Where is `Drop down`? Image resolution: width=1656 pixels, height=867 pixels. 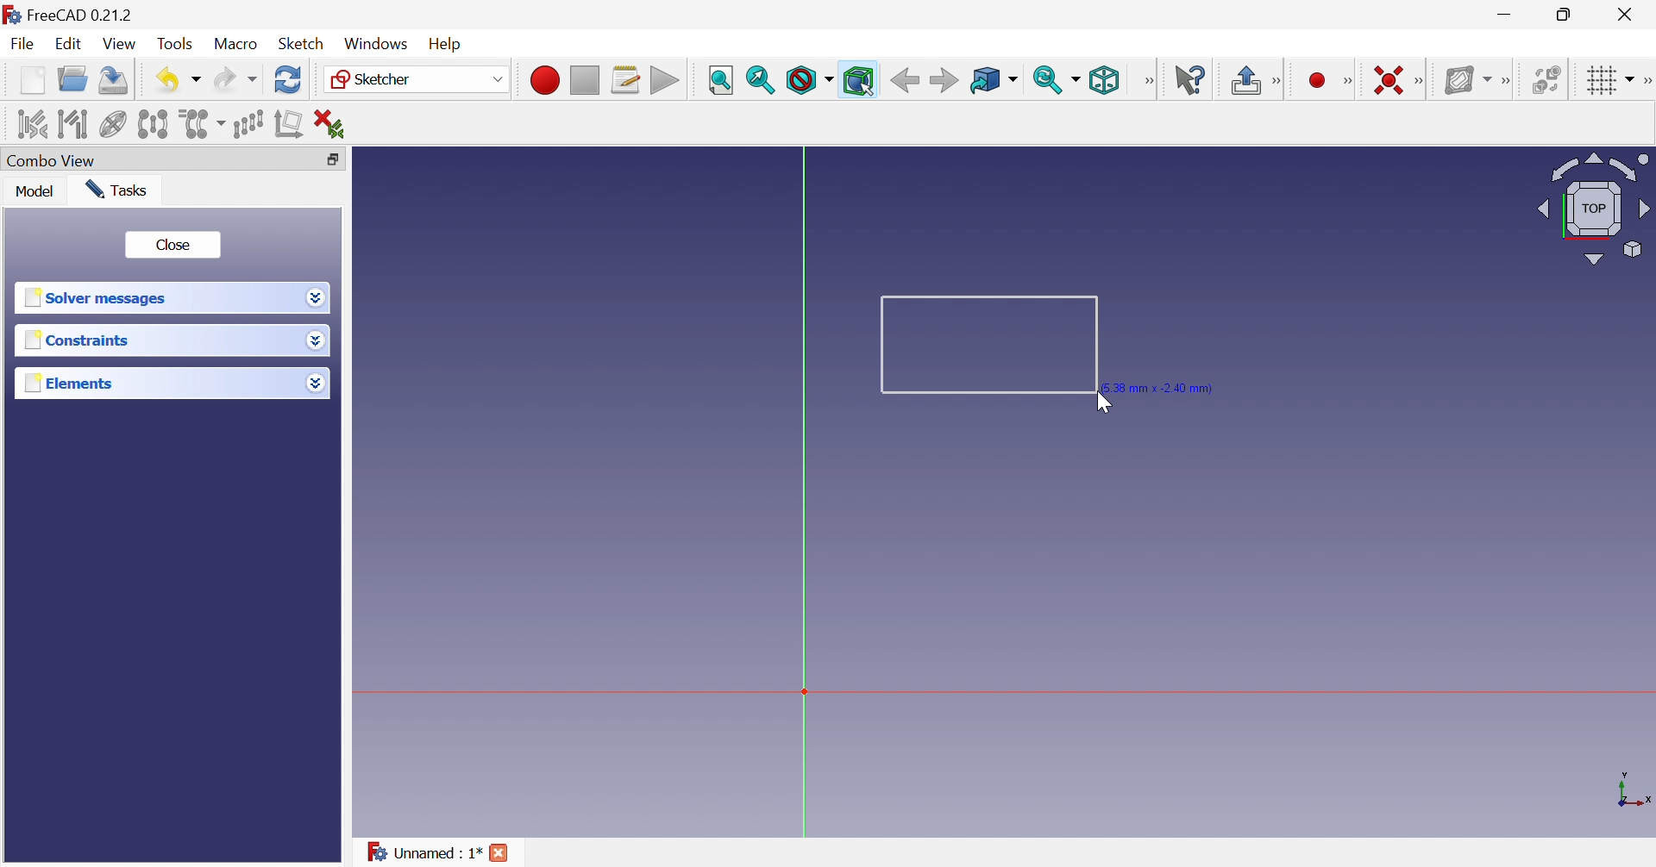
Drop down is located at coordinates (316, 340).